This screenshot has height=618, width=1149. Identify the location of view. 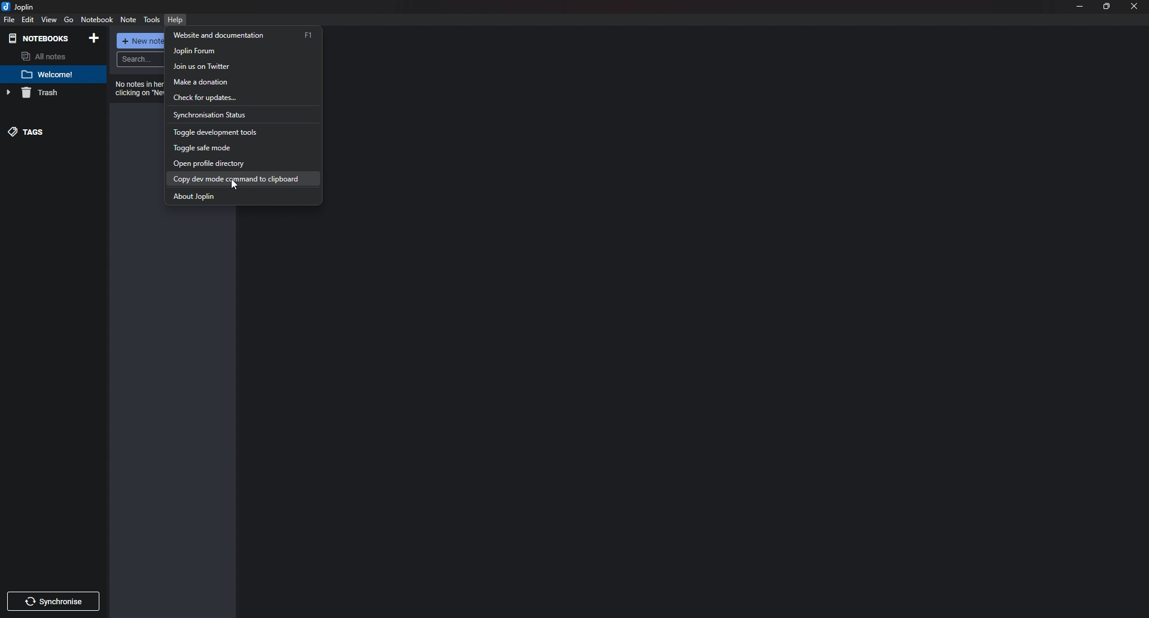
(50, 20).